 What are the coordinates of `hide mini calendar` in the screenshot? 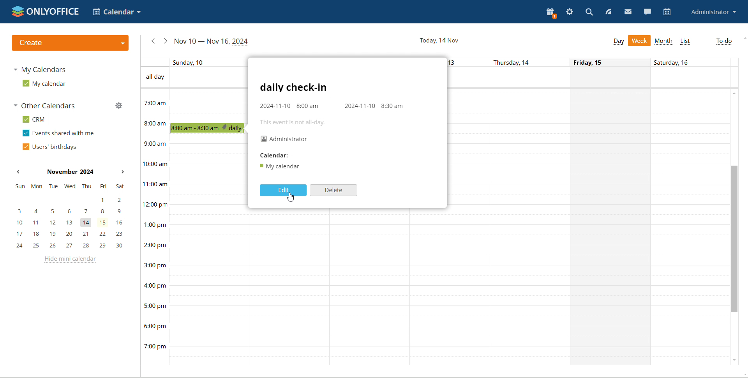 It's located at (69, 260).